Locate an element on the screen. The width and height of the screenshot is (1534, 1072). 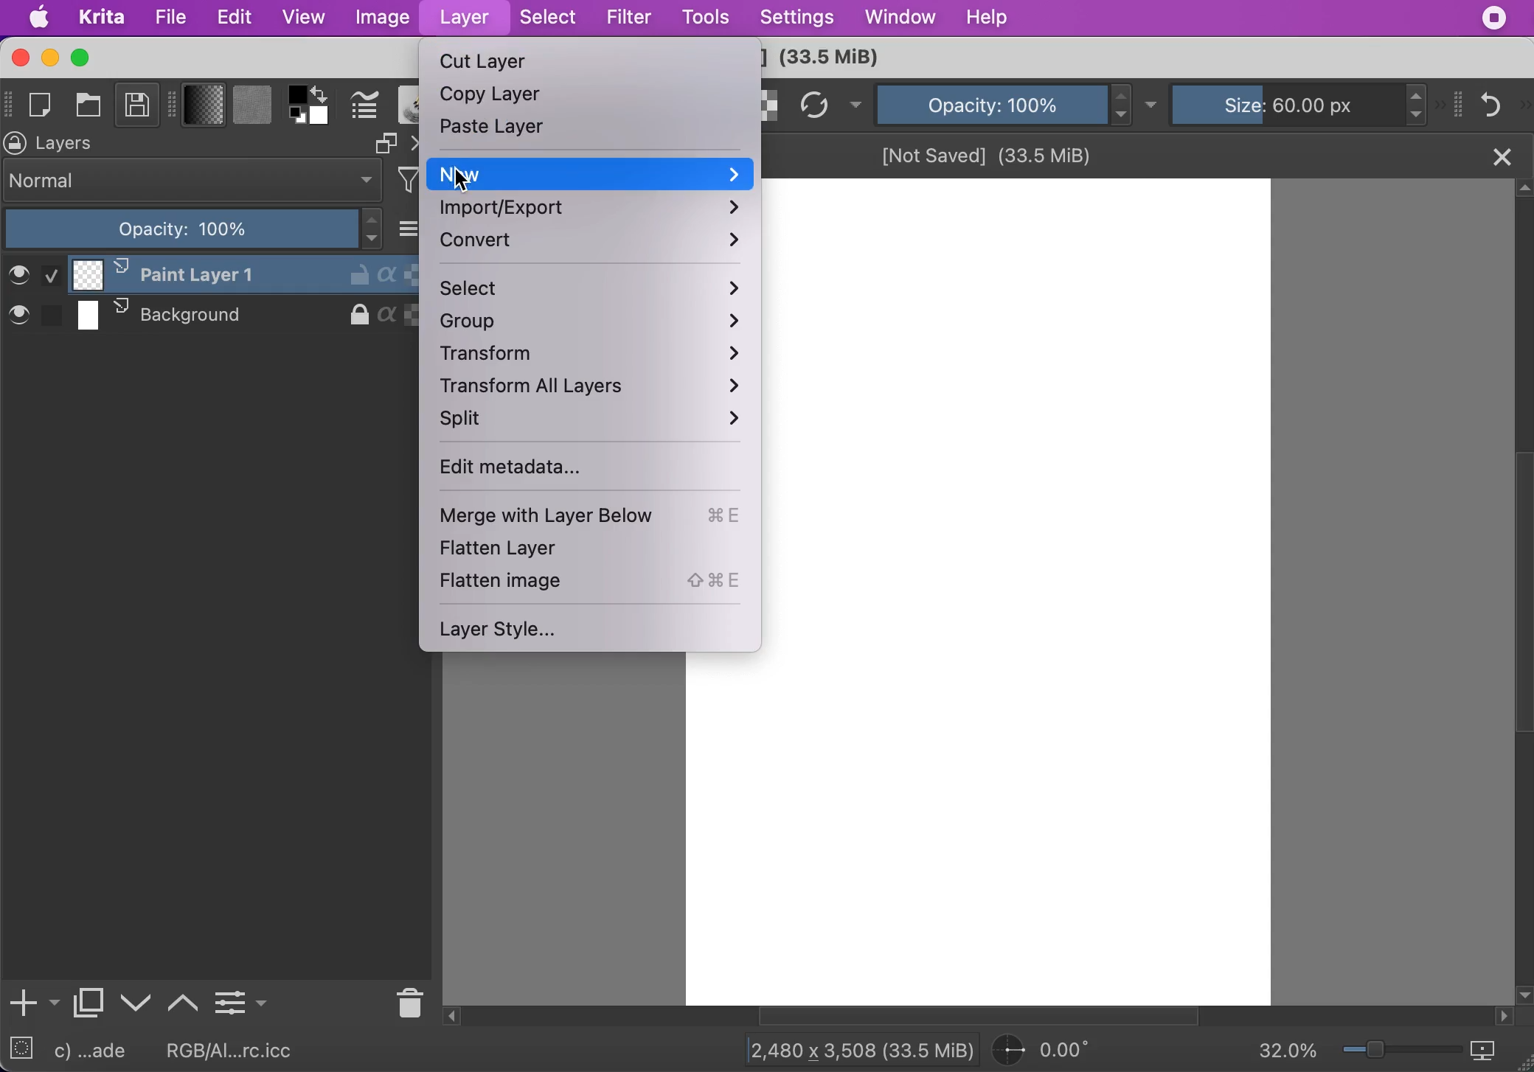
size is located at coordinates (1292, 102).